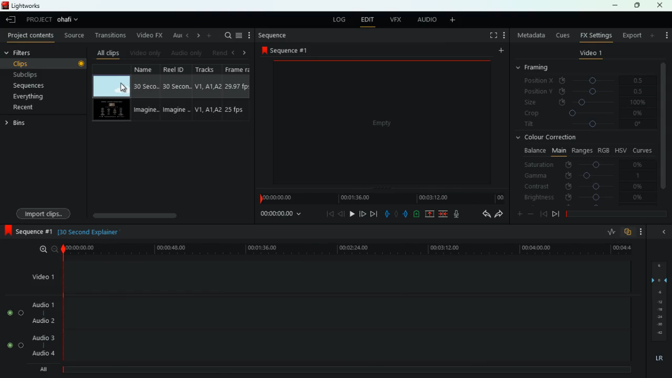  I want to click on bins, so click(17, 124).